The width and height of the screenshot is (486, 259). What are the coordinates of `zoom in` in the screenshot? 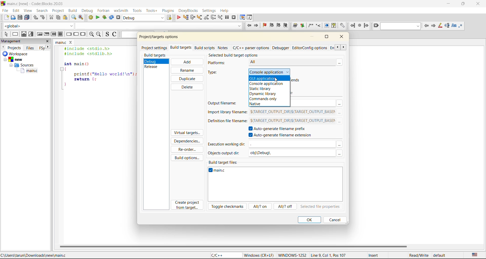 It's located at (91, 35).